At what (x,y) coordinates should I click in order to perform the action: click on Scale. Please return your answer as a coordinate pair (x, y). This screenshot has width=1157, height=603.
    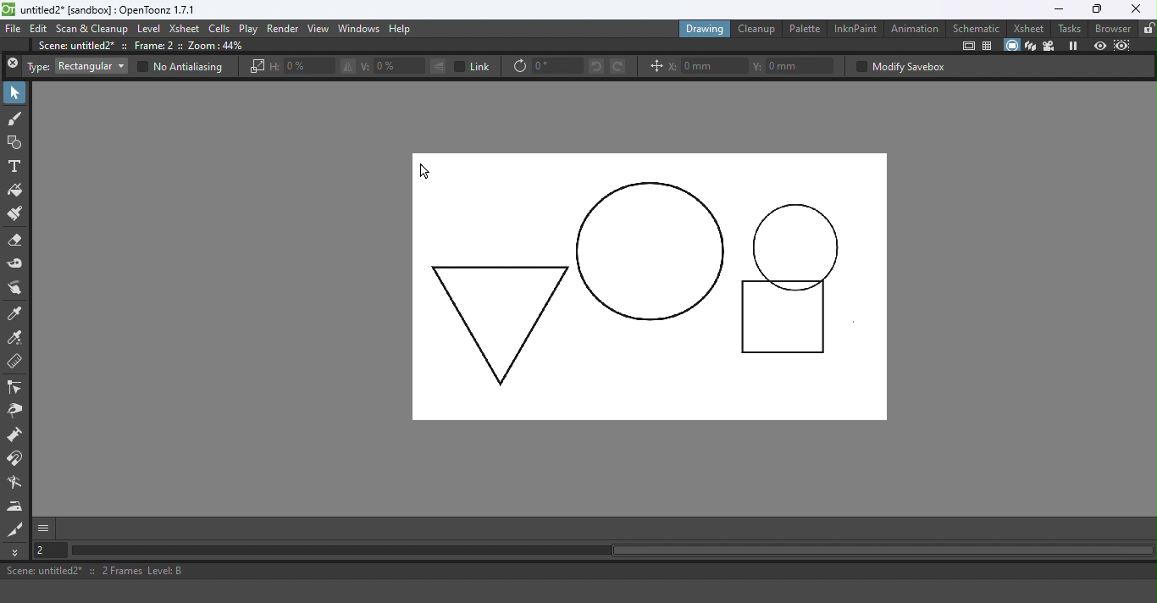
    Looking at the image, I should click on (256, 67).